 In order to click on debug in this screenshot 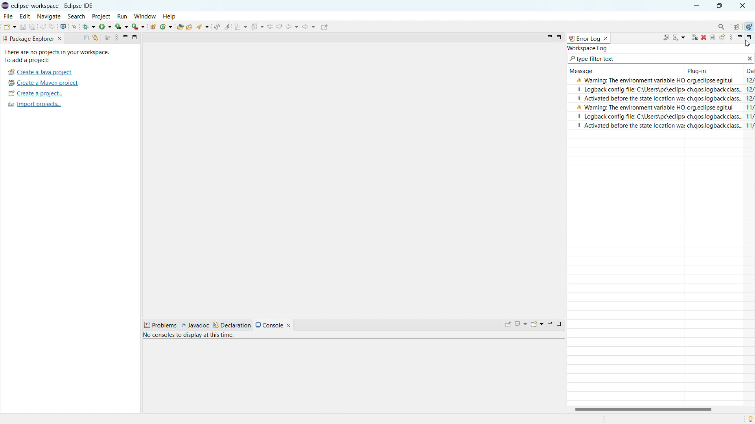, I will do `click(89, 27)`.